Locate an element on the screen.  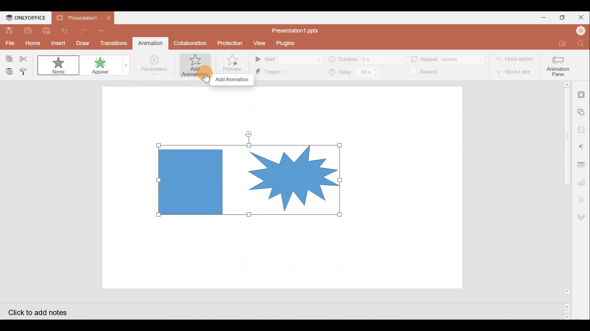
Presentation slide is located at coordinates (402, 188).